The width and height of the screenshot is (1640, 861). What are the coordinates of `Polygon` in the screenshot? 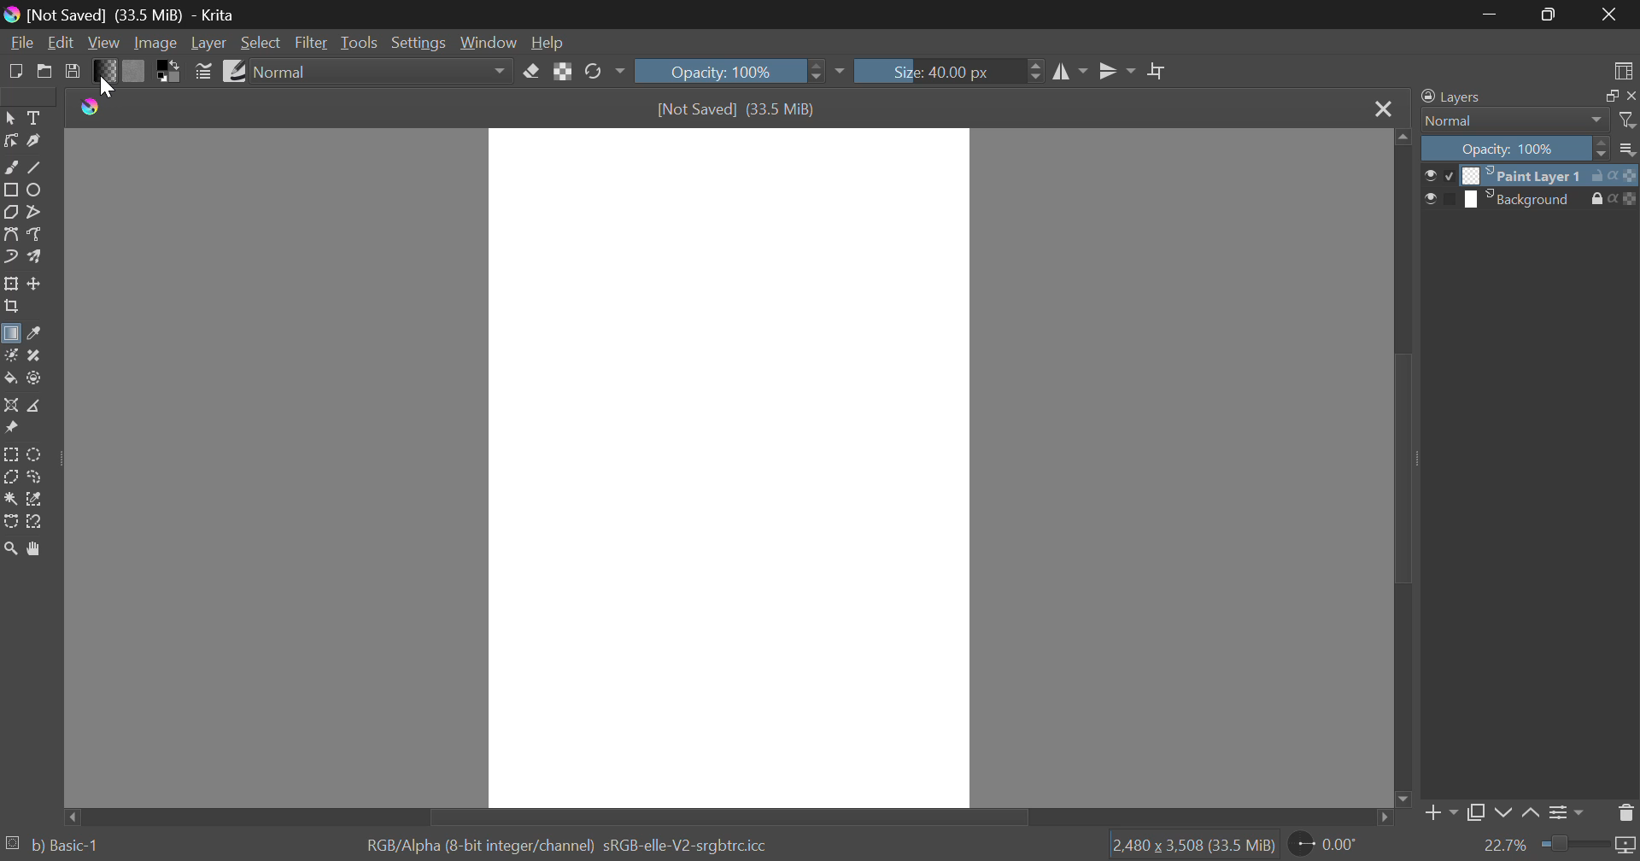 It's located at (10, 211).